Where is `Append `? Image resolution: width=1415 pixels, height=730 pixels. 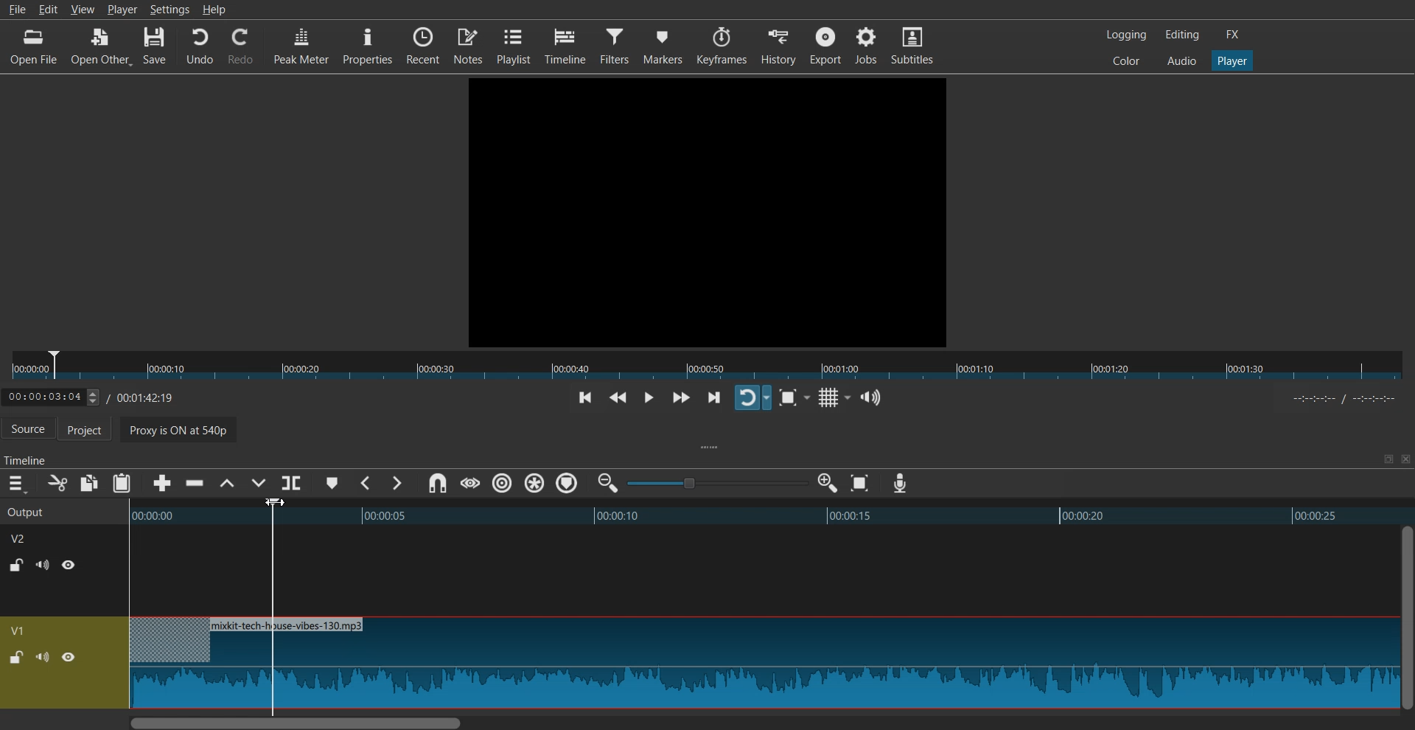 Append  is located at coordinates (163, 484).